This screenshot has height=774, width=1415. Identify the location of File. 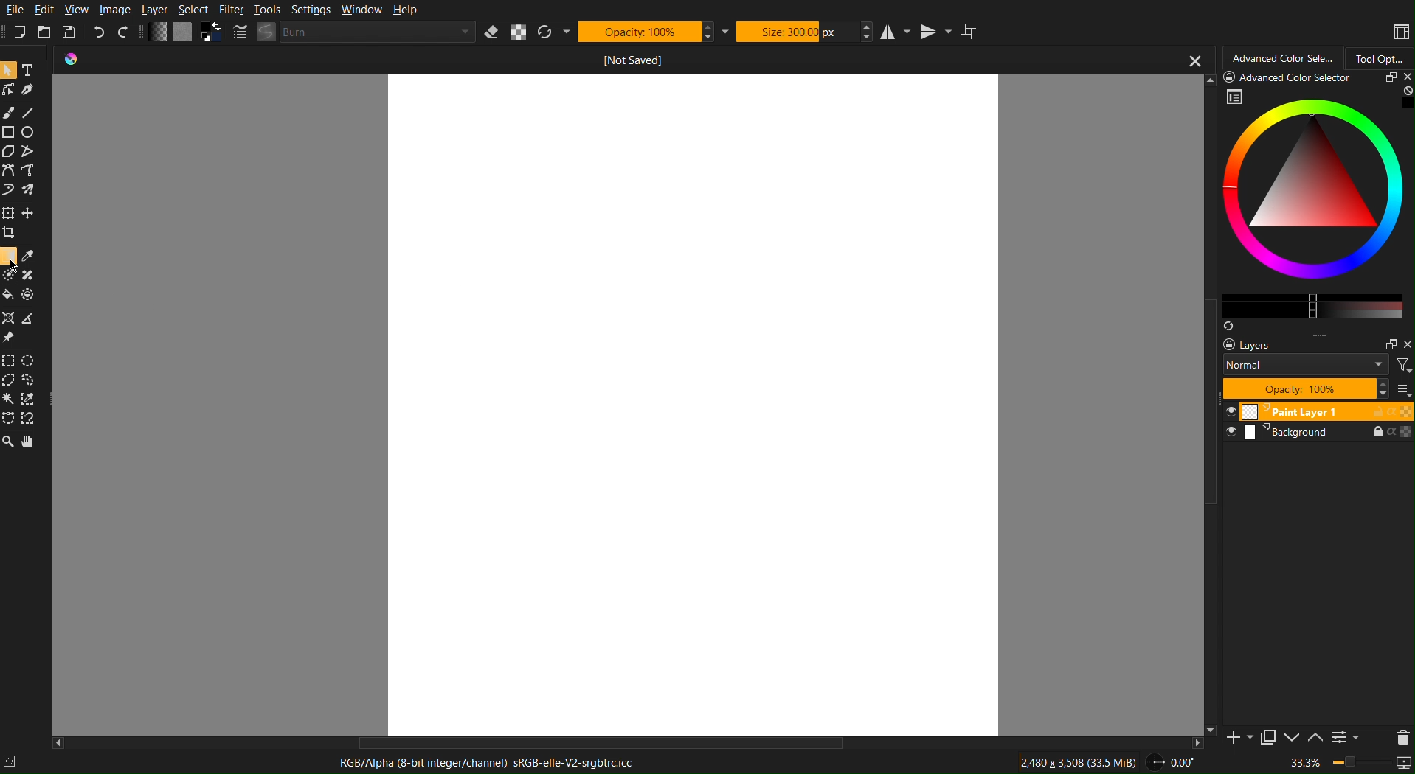
(15, 10).